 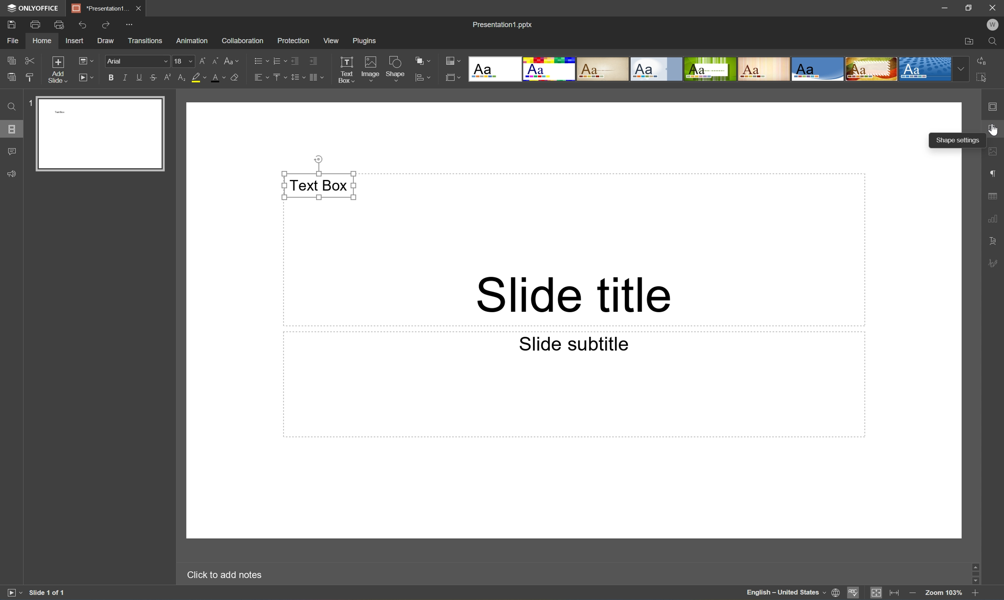 What do you see at coordinates (294, 79) in the screenshot?
I see `Line spacing` at bounding box center [294, 79].